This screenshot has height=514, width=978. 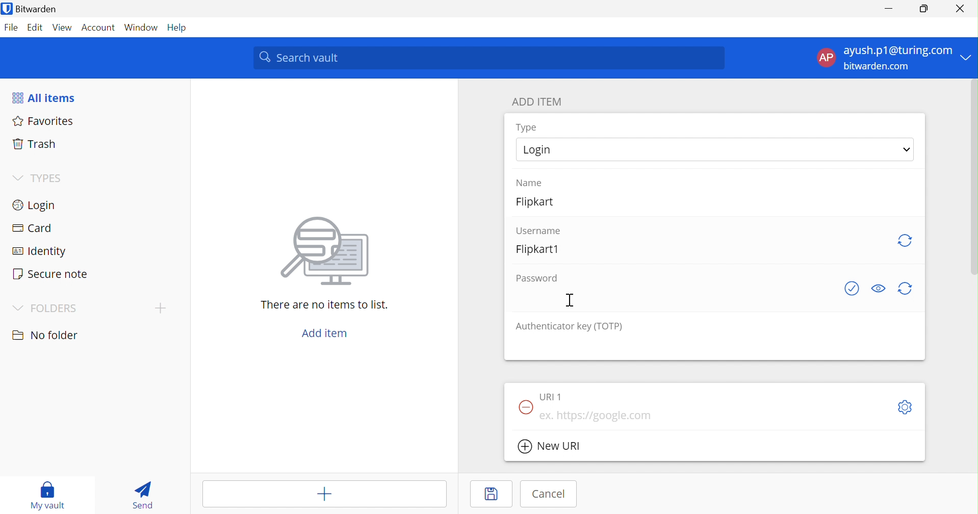 What do you see at coordinates (906, 289) in the screenshot?
I see `generate password` at bounding box center [906, 289].